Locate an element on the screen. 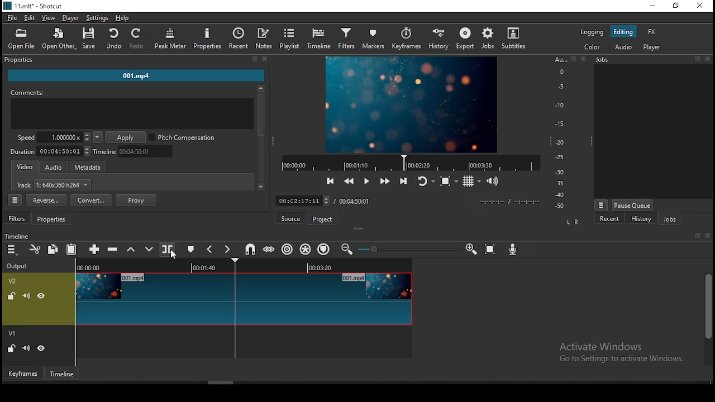 The image size is (715, 402). cursor is located at coordinates (174, 255).